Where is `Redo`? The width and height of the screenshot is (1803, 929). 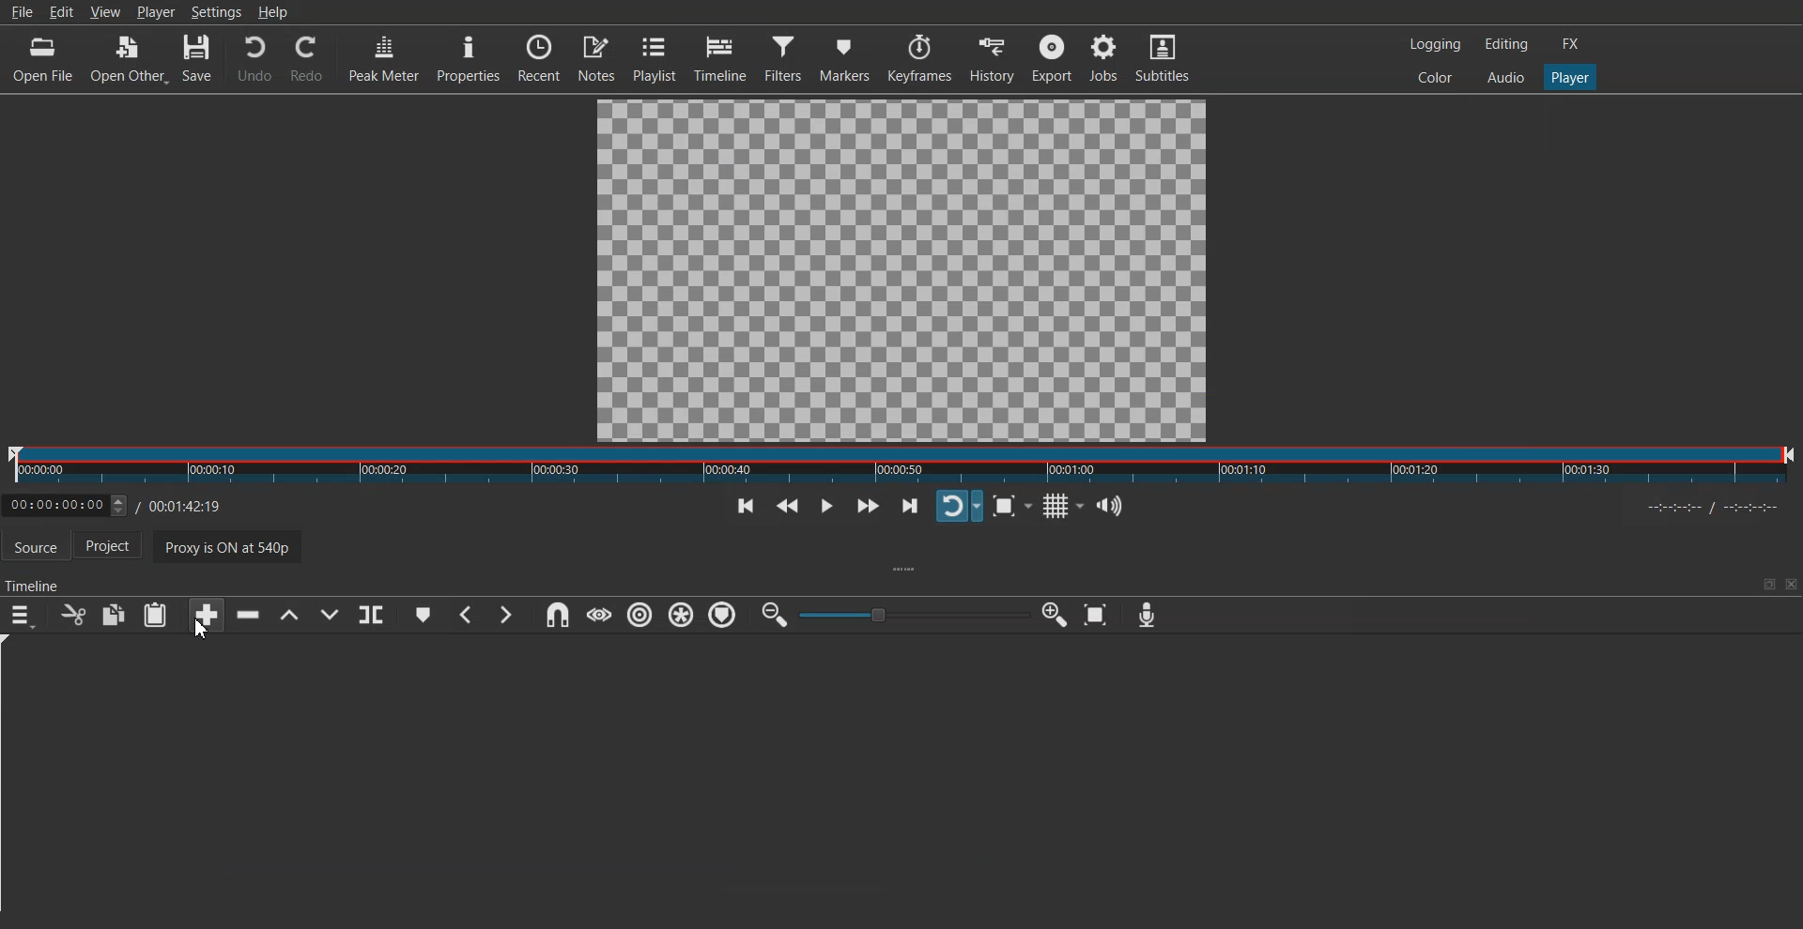
Redo is located at coordinates (307, 59).